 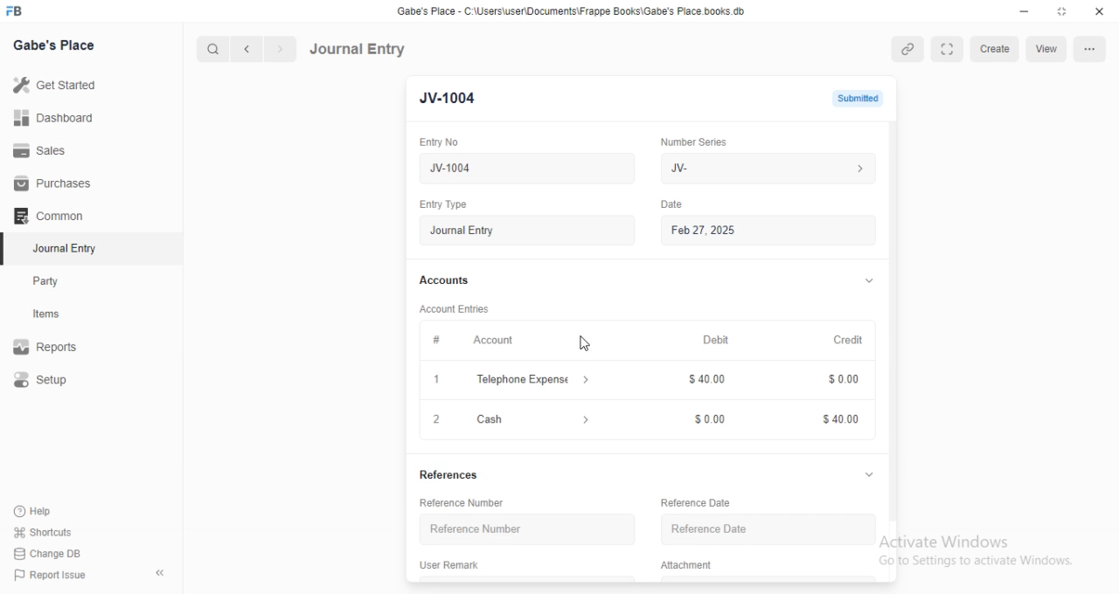 I want to click on Full screen, so click(x=1060, y=11).